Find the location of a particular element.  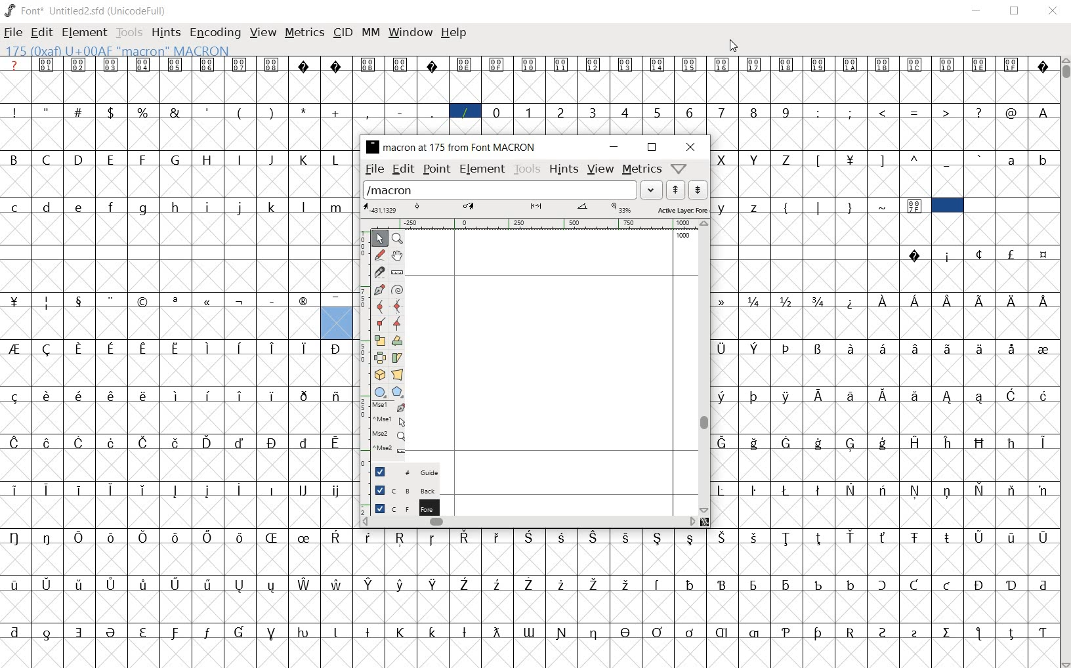

Symbol is located at coordinates (595, 536).